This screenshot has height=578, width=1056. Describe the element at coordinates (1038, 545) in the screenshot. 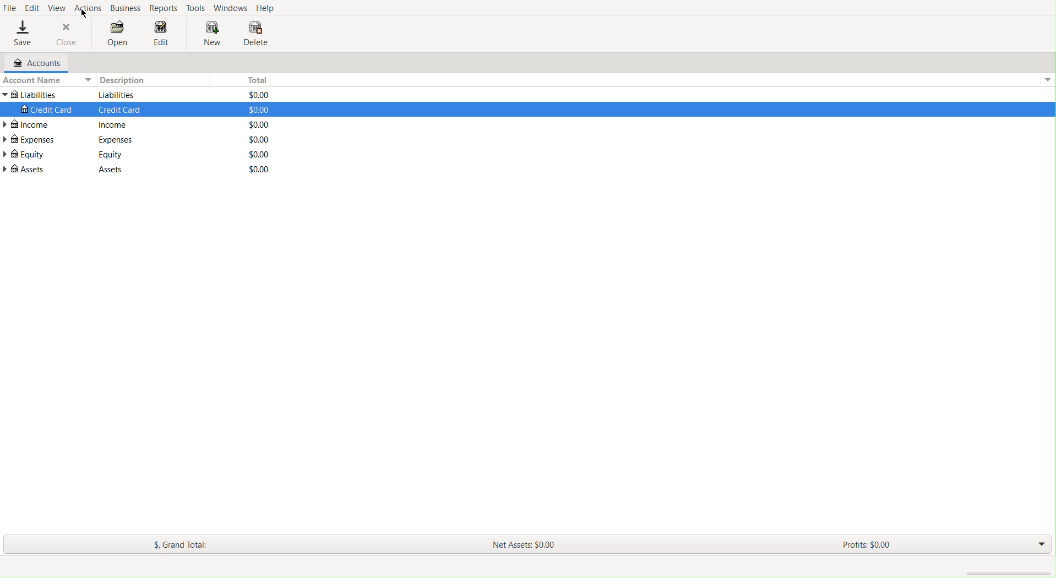

I see `Drop Down` at that location.